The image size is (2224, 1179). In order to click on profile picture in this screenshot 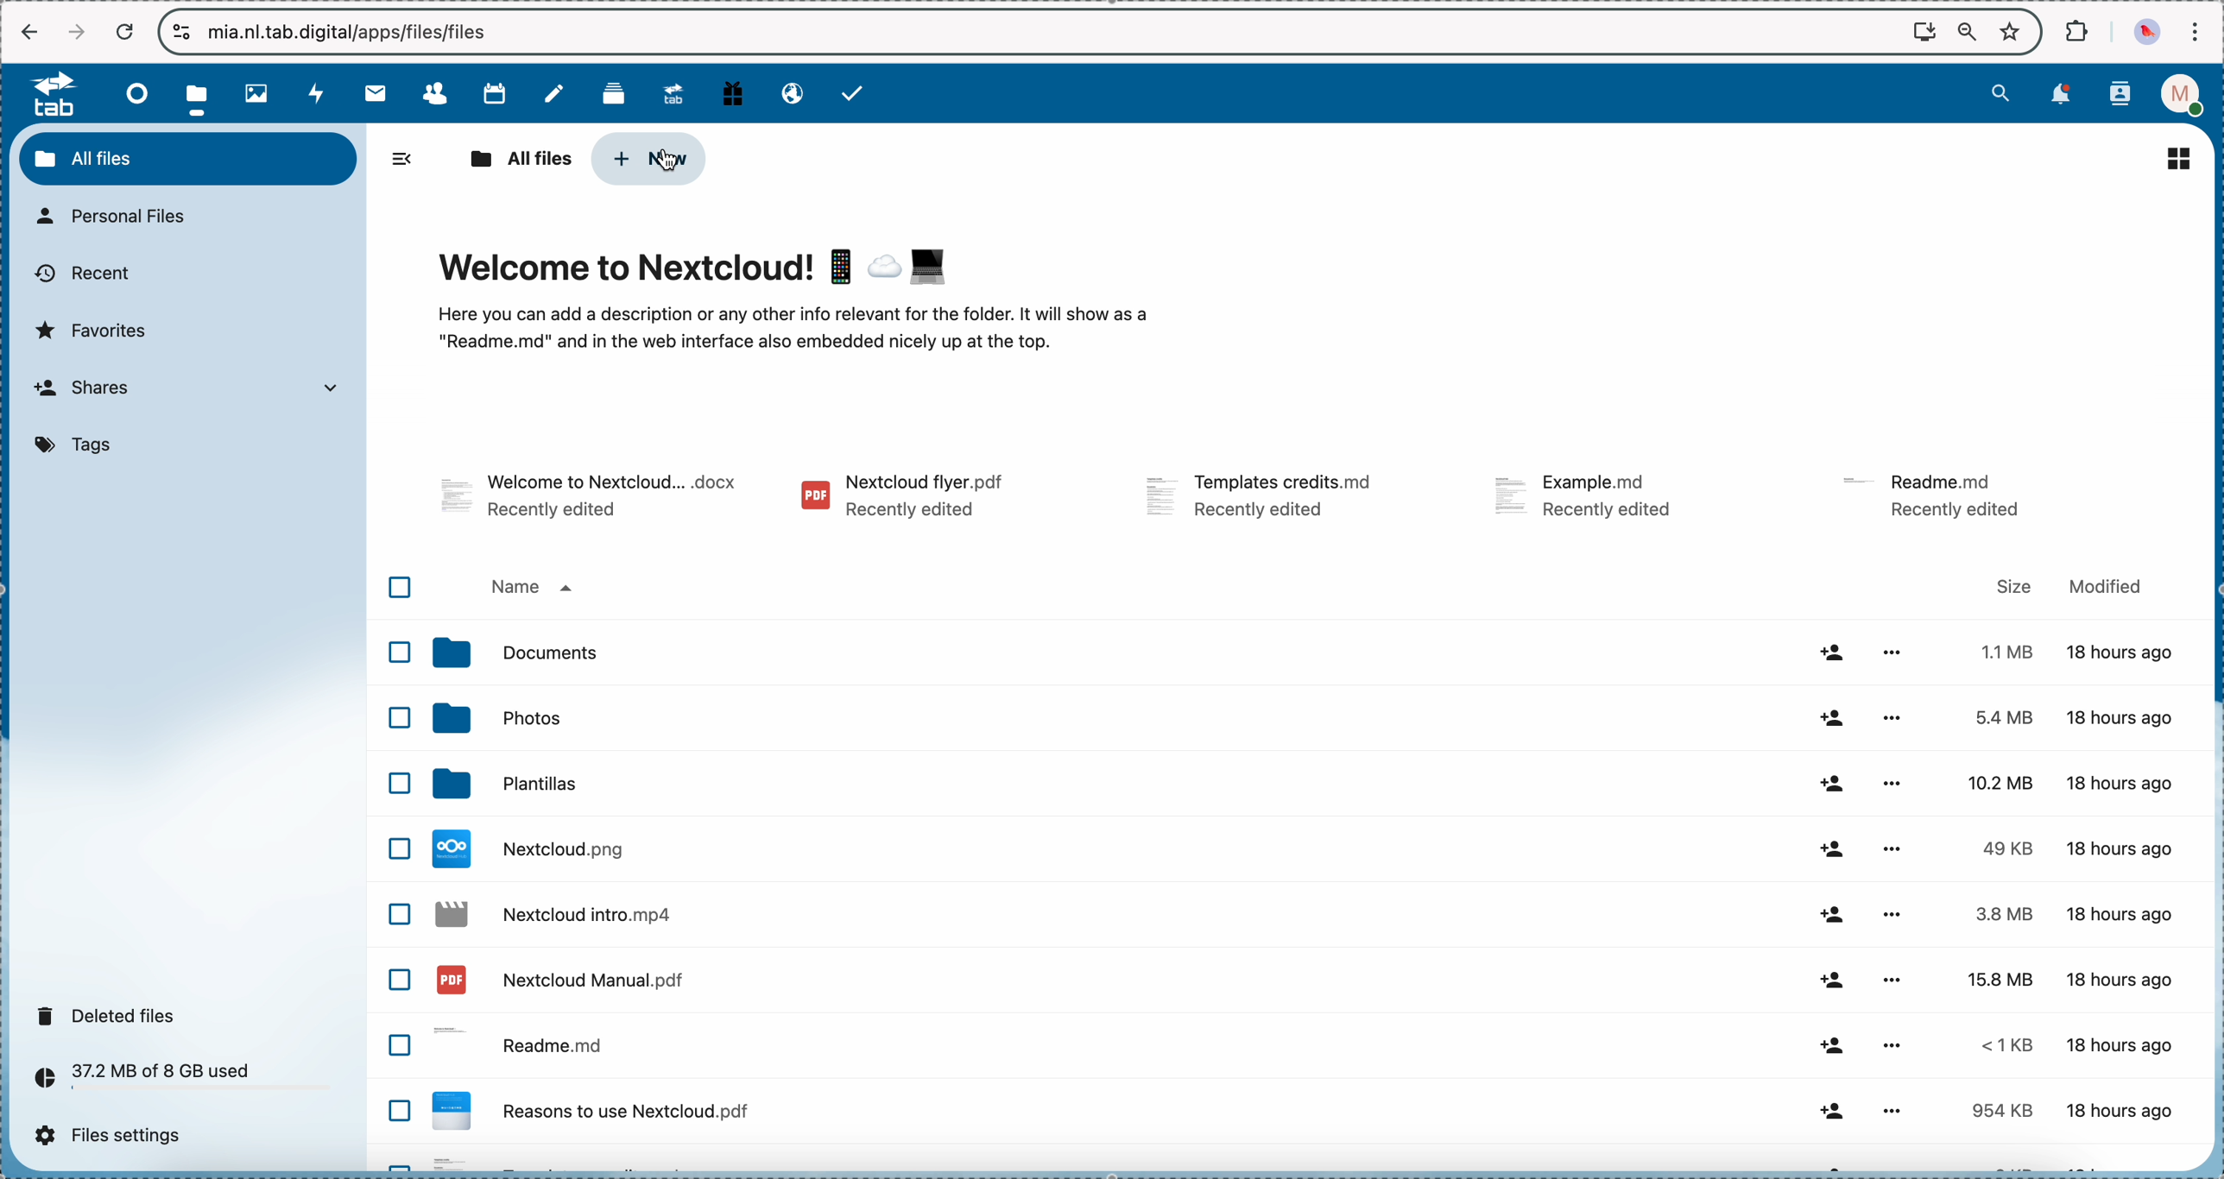, I will do `click(2150, 32)`.